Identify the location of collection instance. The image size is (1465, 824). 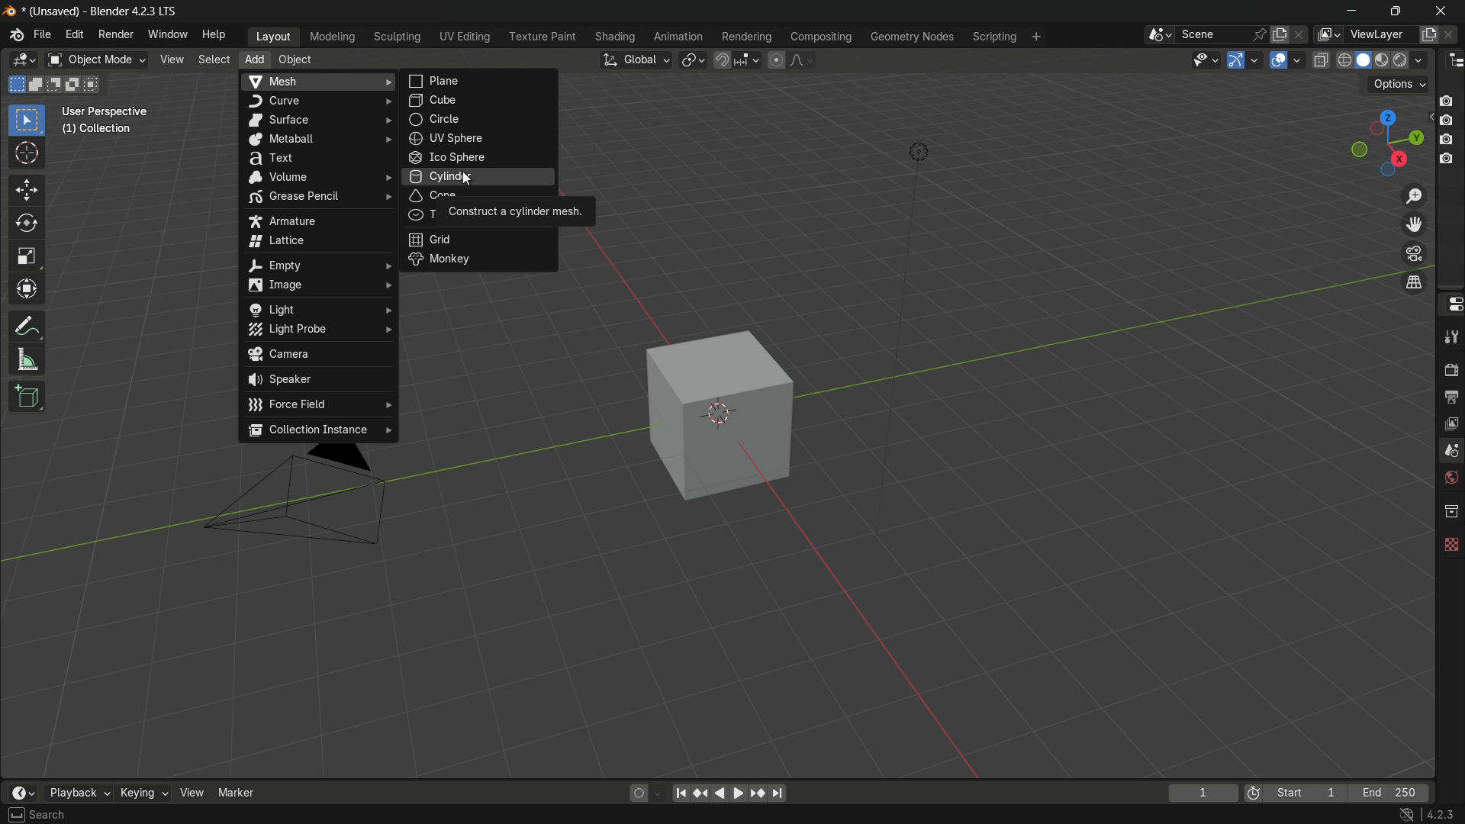
(319, 432).